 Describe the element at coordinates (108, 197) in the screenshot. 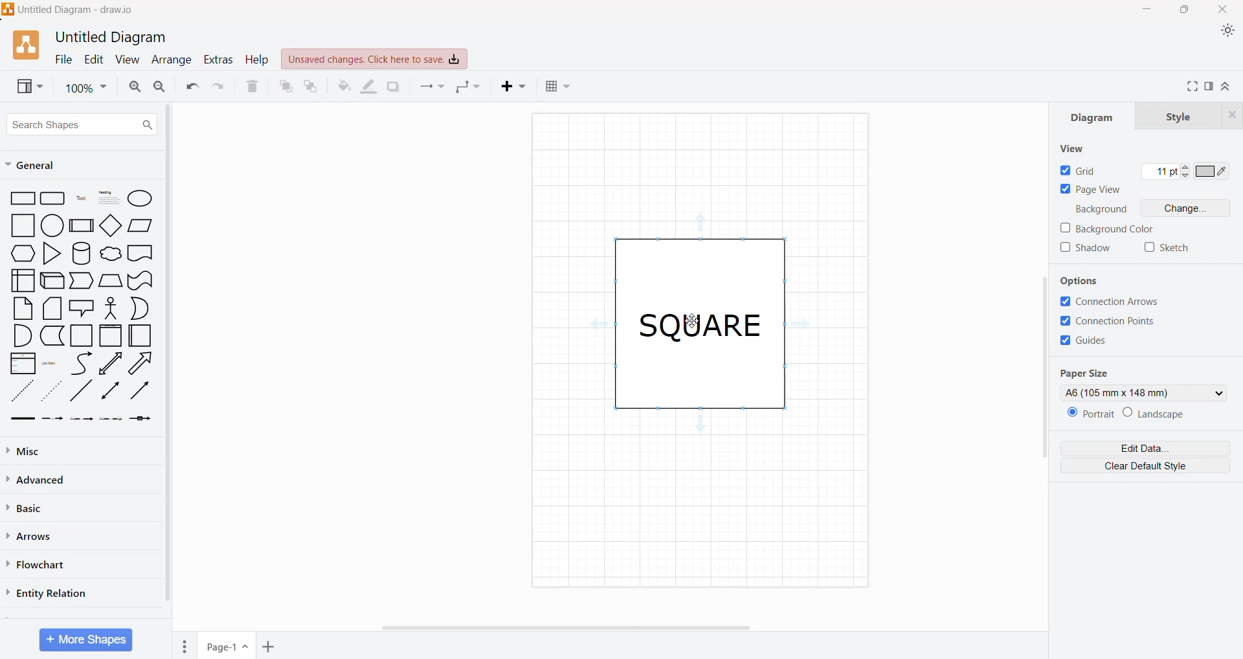

I see `Heading` at that location.